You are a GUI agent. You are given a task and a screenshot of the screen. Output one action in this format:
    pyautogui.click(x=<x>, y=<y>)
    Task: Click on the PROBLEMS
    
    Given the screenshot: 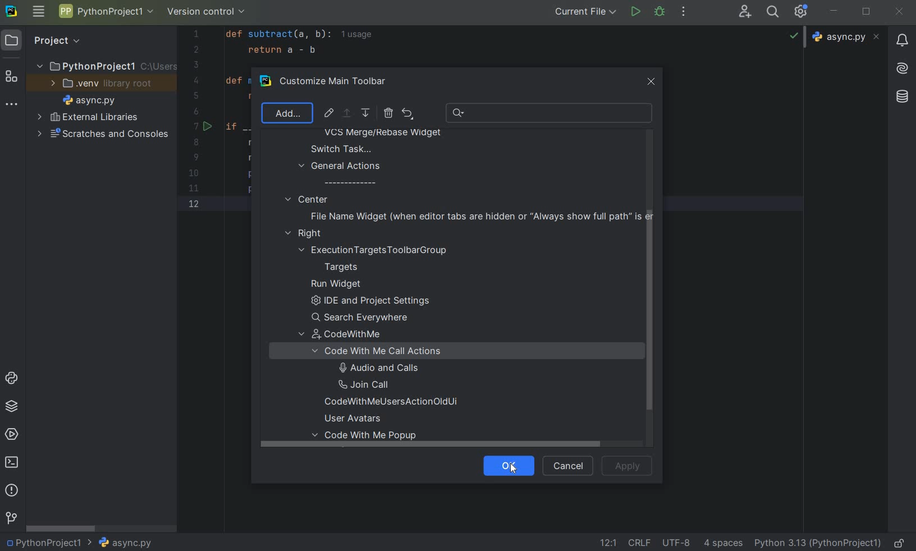 What is the action you would take?
    pyautogui.click(x=13, y=492)
    